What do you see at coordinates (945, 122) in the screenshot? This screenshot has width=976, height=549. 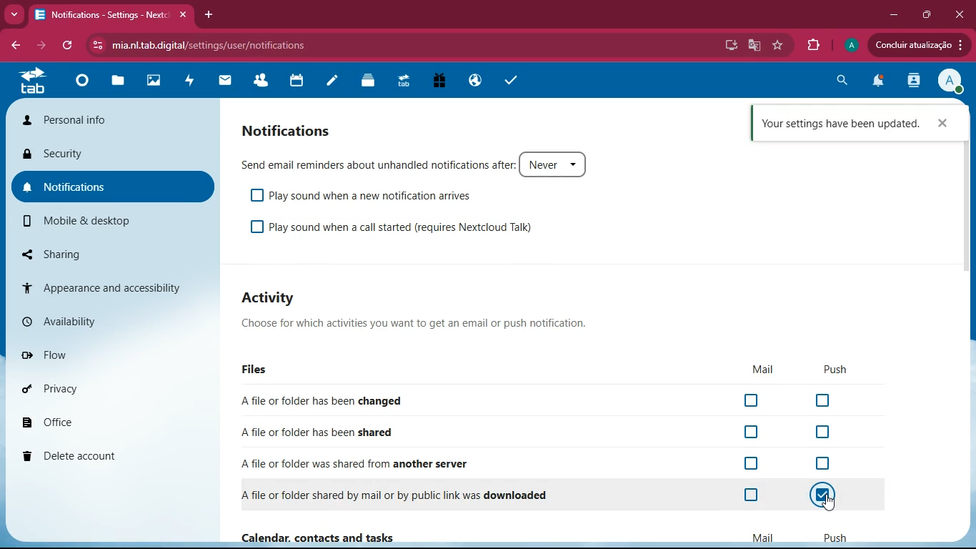 I see `close` at bounding box center [945, 122].